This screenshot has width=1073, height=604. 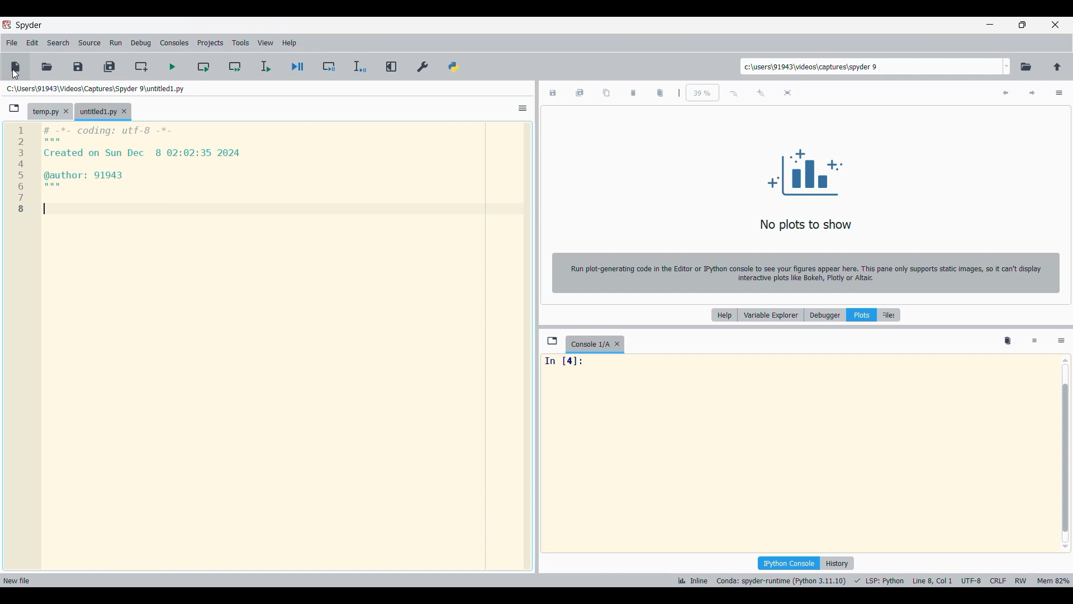 What do you see at coordinates (661, 93) in the screenshot?
I see `Delete all plots` at bounding box center [661, 93].